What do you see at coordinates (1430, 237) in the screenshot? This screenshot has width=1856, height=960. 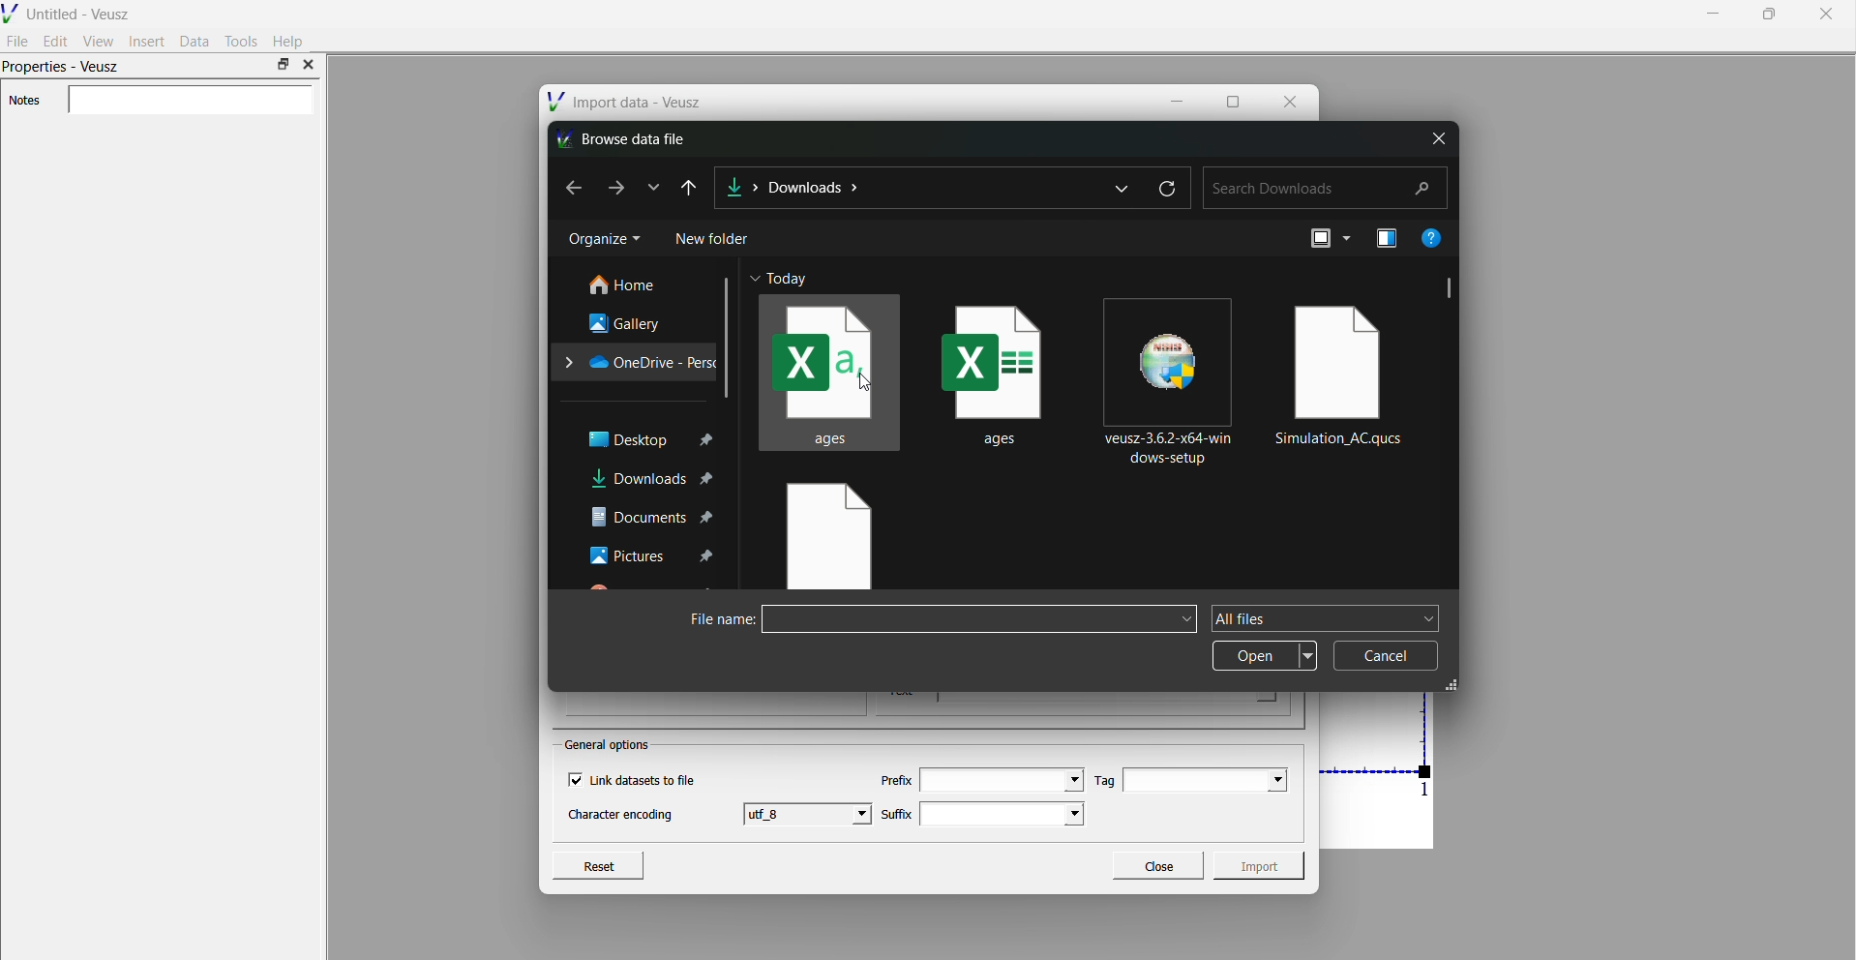 I see `get help` at bounding box center [1430, 237].